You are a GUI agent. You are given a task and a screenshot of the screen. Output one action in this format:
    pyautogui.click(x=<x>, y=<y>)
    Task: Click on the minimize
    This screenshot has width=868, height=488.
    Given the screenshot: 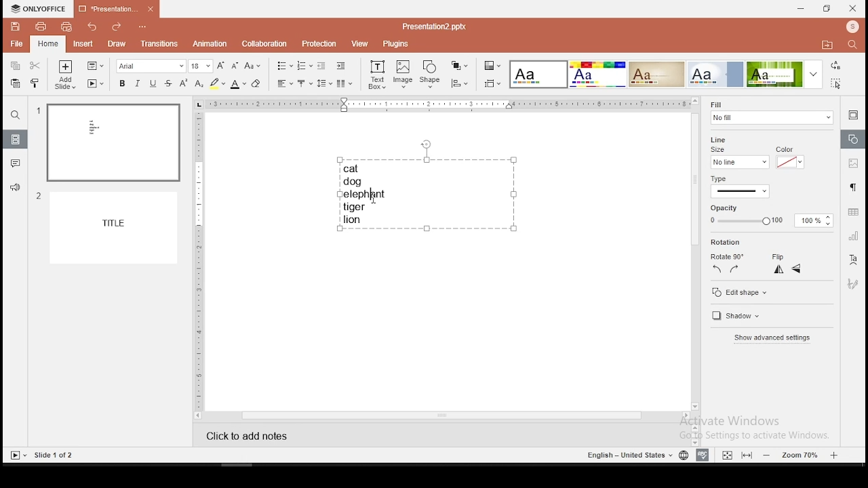 What is the action you would take?
    pyautogui.click(x=802, y=9)
    